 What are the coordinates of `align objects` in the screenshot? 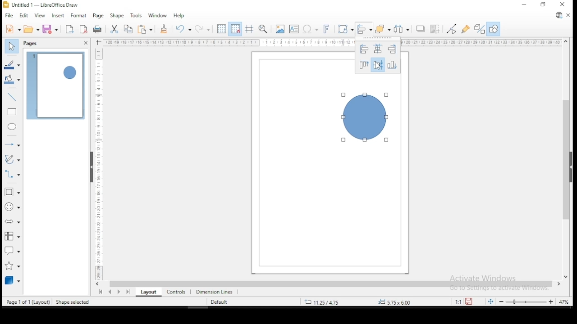 It's located at (363, 29).